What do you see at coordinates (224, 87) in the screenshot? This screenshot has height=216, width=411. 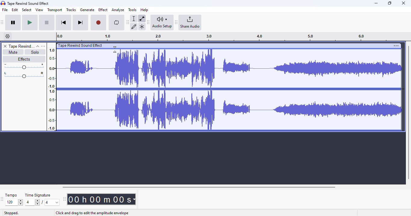 I see `audio track` at bounding box center [224, 87].